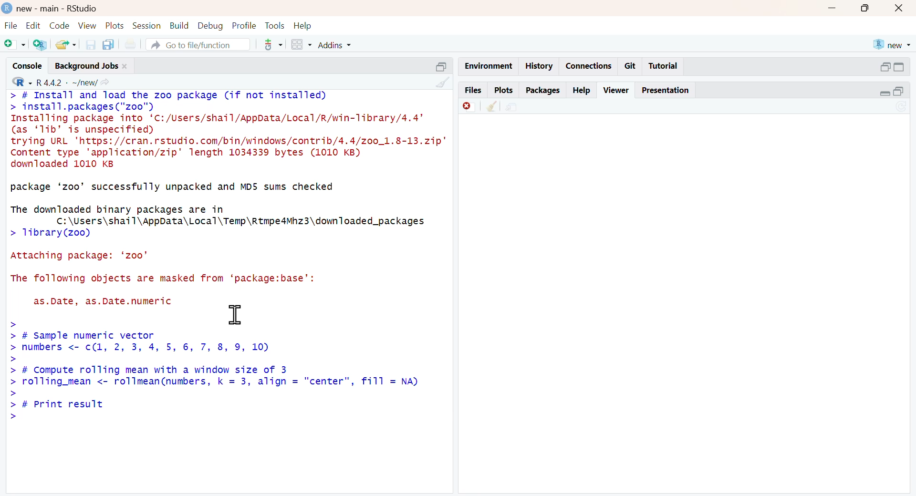 The image size is (916, 496). What do you see at coordinates (147, 25) in the screenshot?
I see `session` at bounding box center [147, 25].